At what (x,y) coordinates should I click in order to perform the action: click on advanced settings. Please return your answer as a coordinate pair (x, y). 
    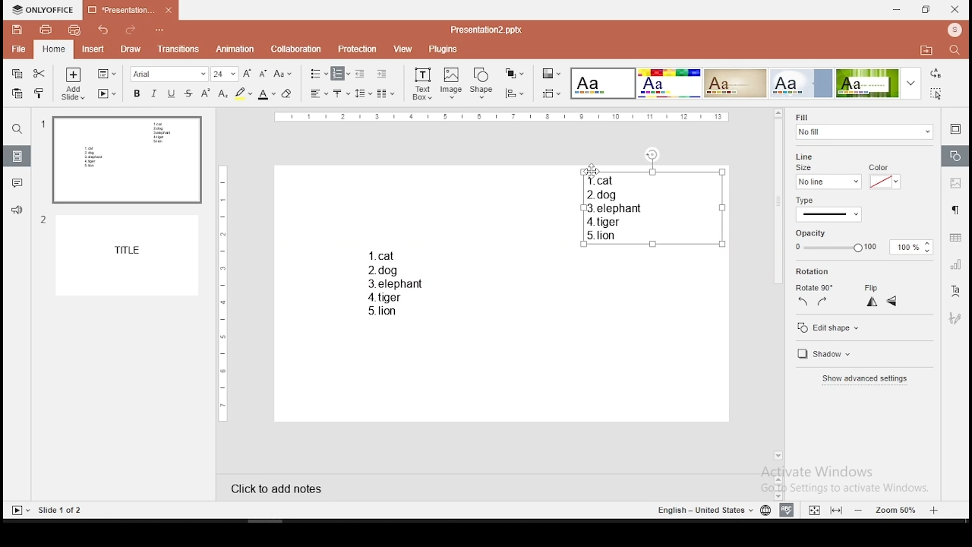
    Looking at the image, I should click on (869, 379).